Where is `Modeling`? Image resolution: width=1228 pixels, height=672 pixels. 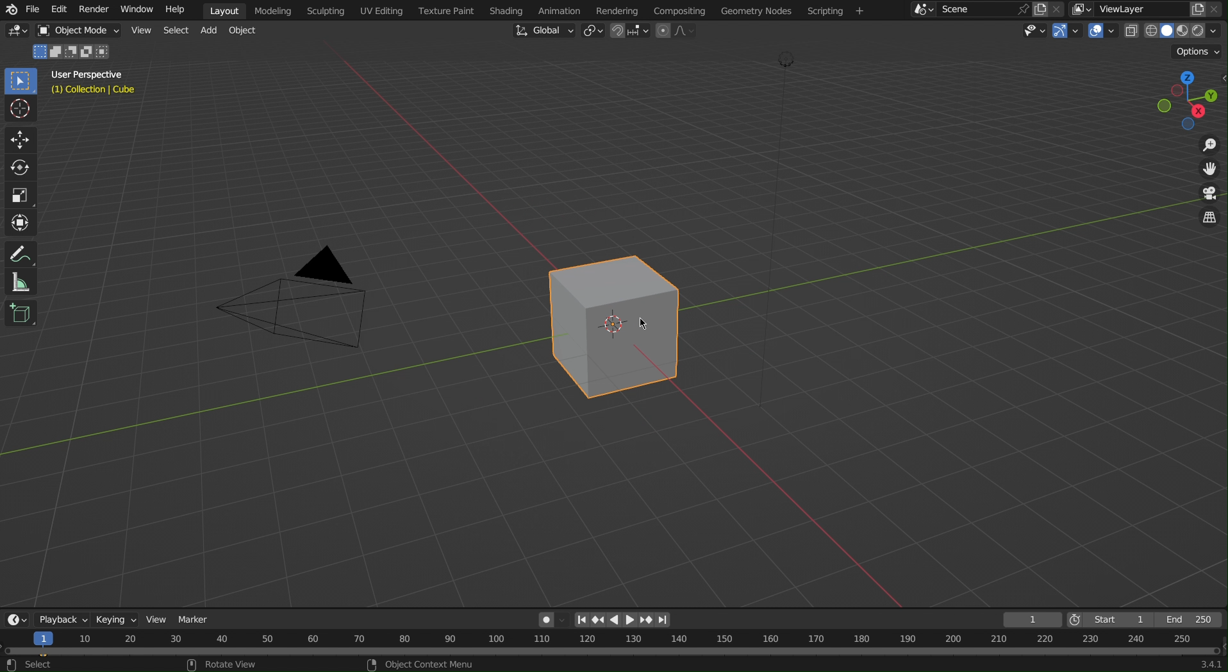
Modeling is located at coordinates (270, 10).